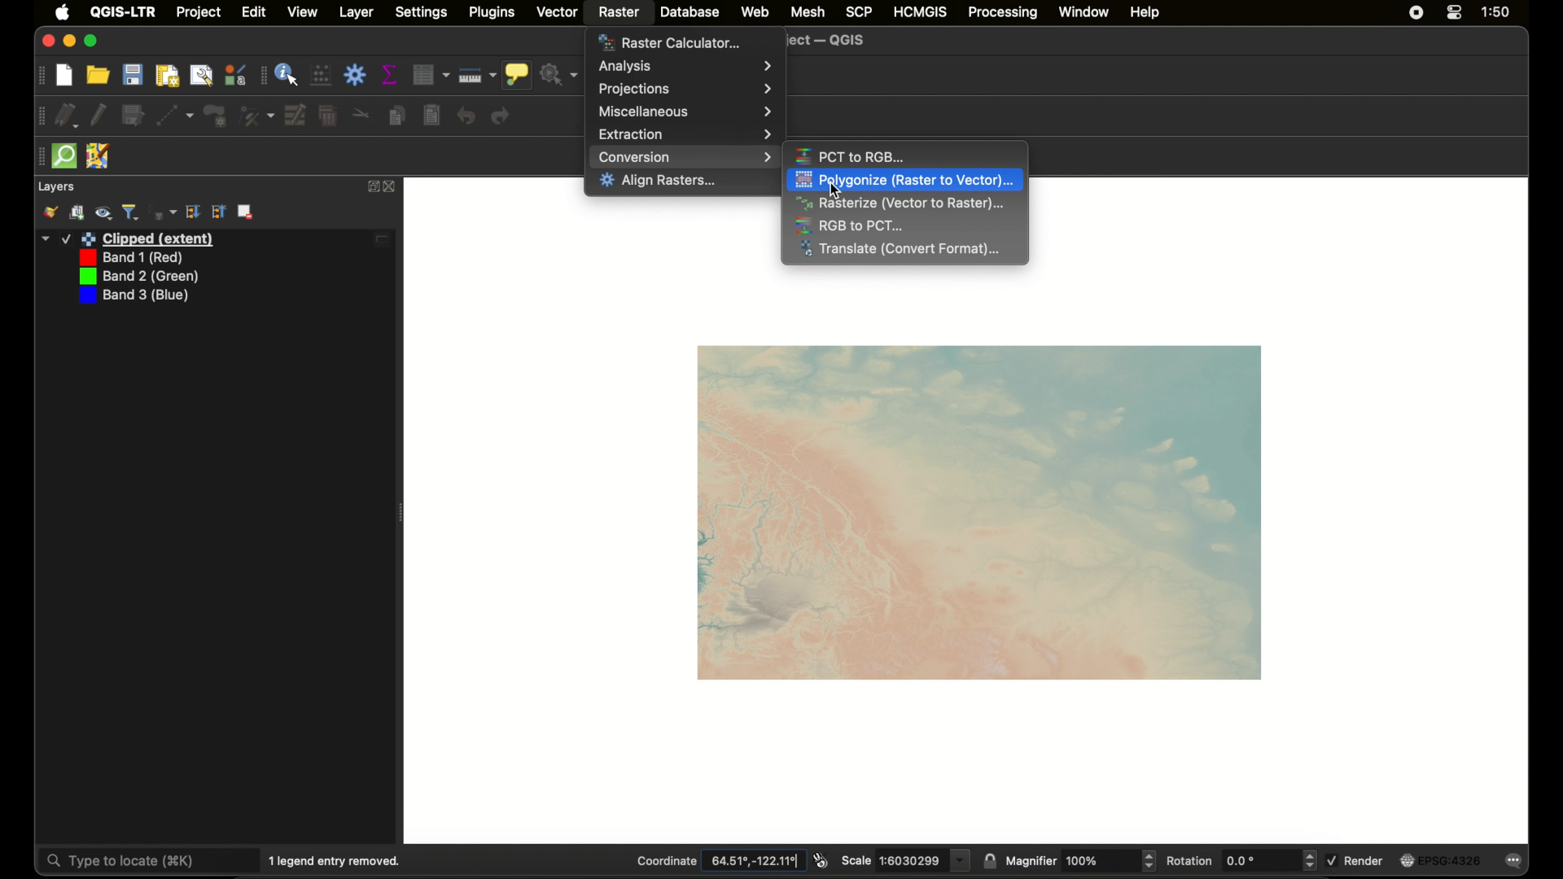  Describe the element at coordinates (558, 11) in the screenshot. I see `vector` at that location.